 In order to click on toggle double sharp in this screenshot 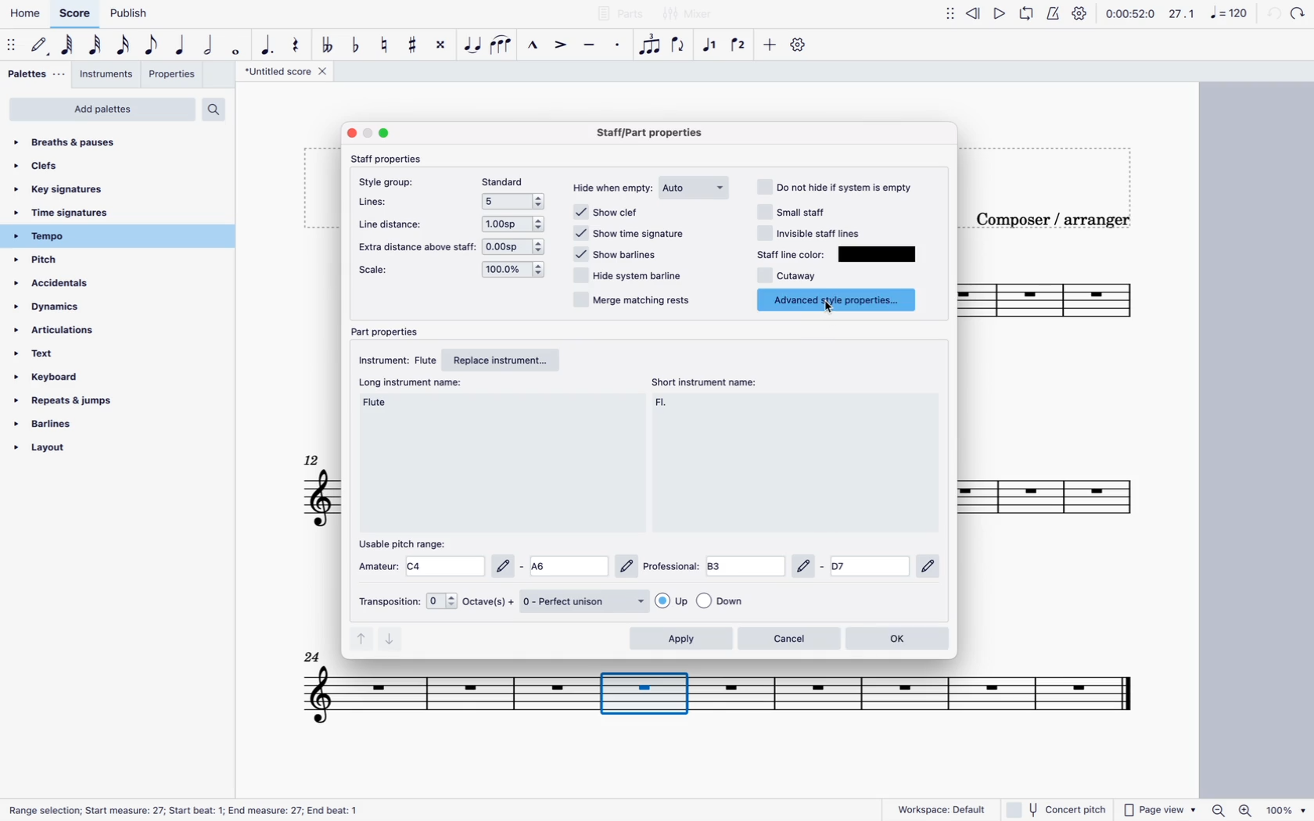, I will do `click(439, 45)`.